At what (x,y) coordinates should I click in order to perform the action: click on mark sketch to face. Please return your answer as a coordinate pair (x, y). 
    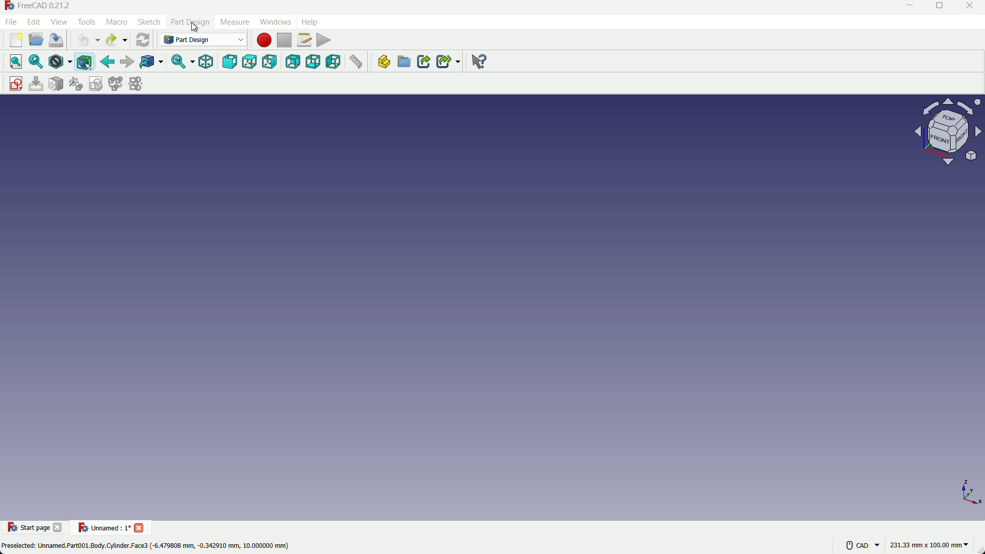
    Looking at the image, I should click on (56, 84).